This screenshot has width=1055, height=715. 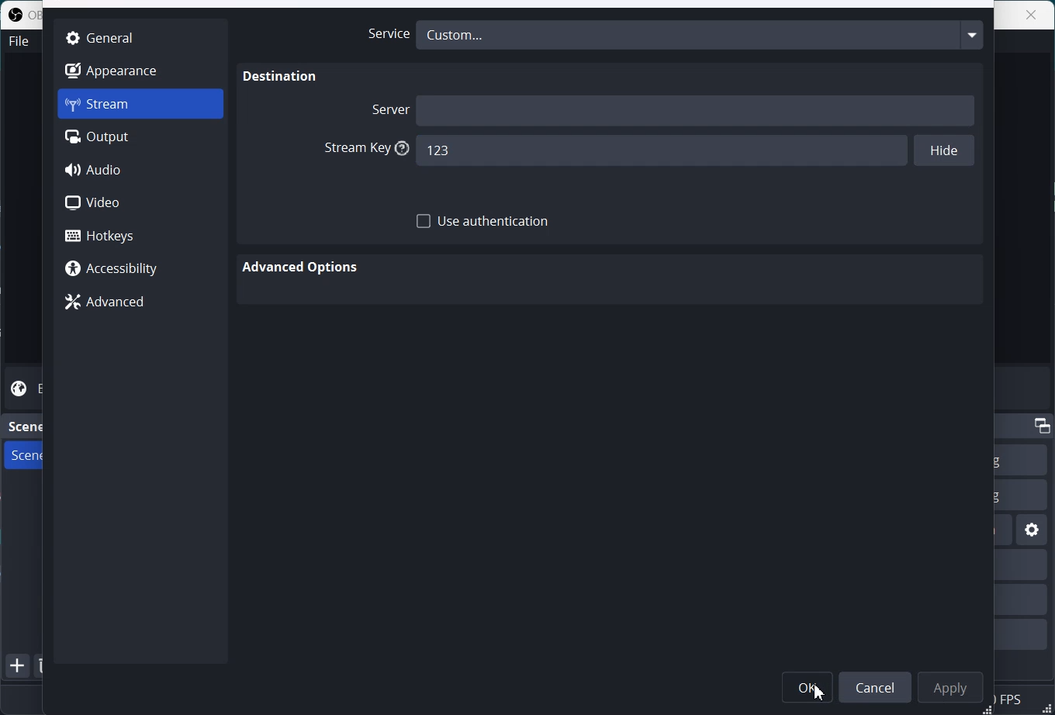 I want to click on Server, so click(x=388, y=109).